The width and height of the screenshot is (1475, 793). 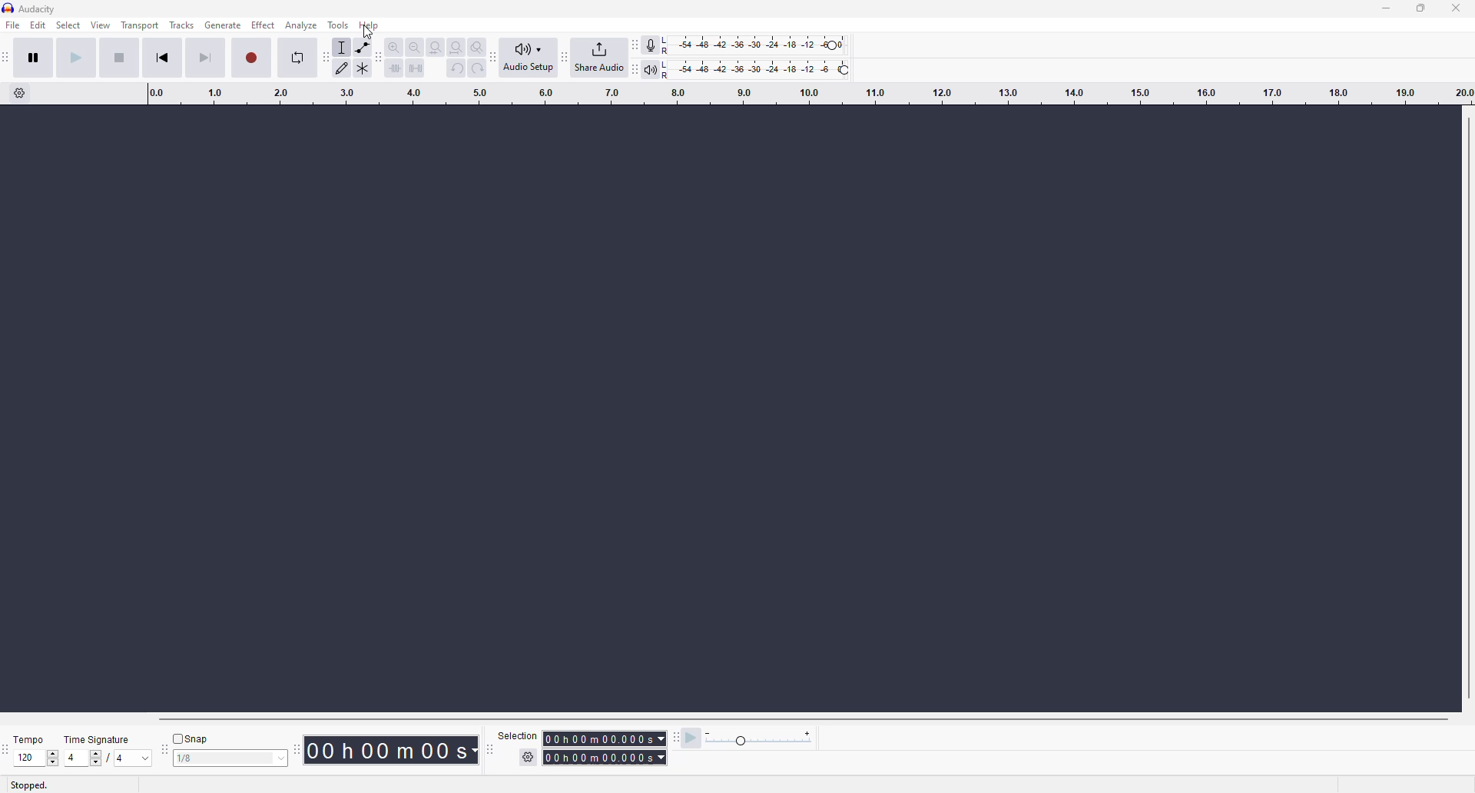 What do you see at coordinates (282, 758) in the screenshot?
I see `drop down` at bounding box center [282, 758].